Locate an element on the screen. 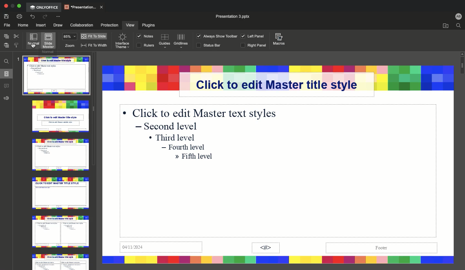  «+ Fifth level is located at coordinates (195, 157).